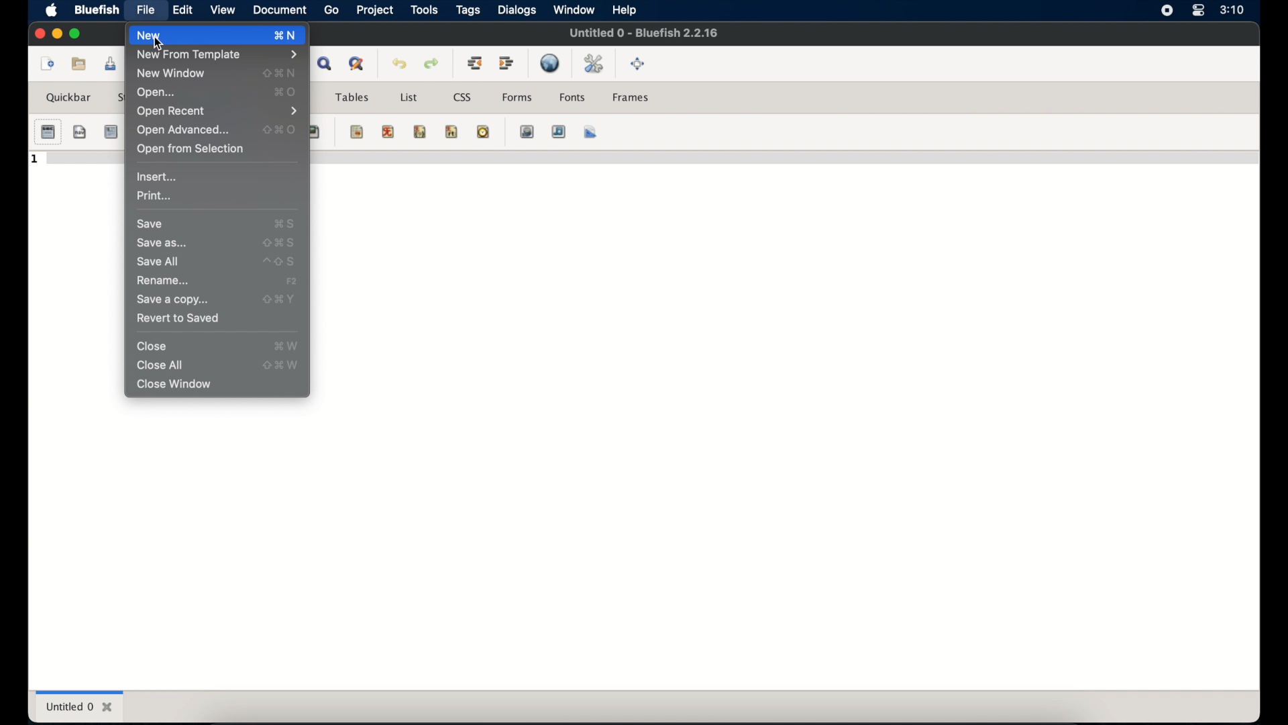  I want to click on 1, so click(36, 160).